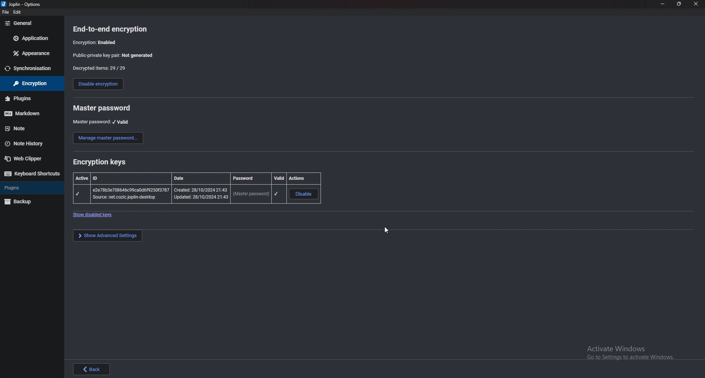  Describe the element at coordinates (102, 108) in the screenshot. I see `master password` at that location.